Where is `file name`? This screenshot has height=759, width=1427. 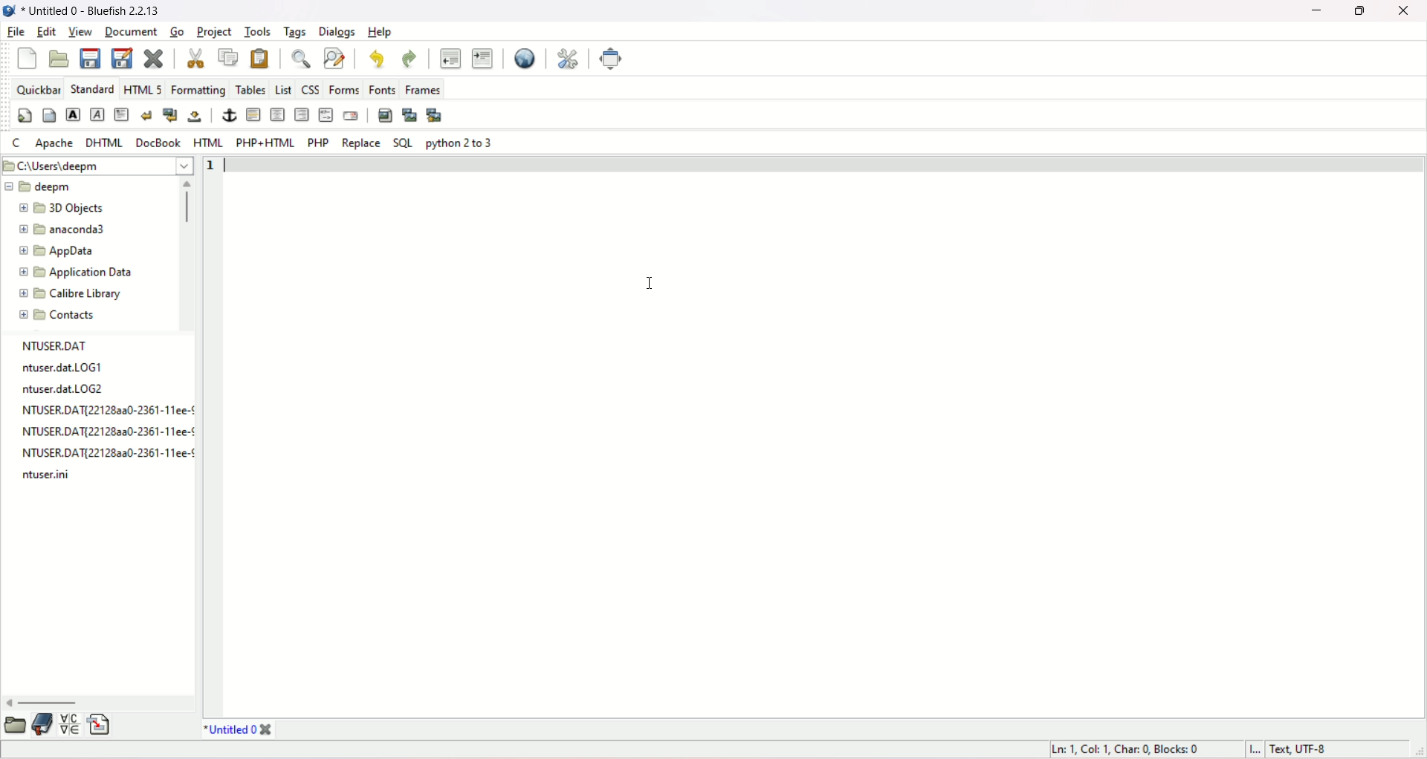 file name is located at coordinates (65, 391).